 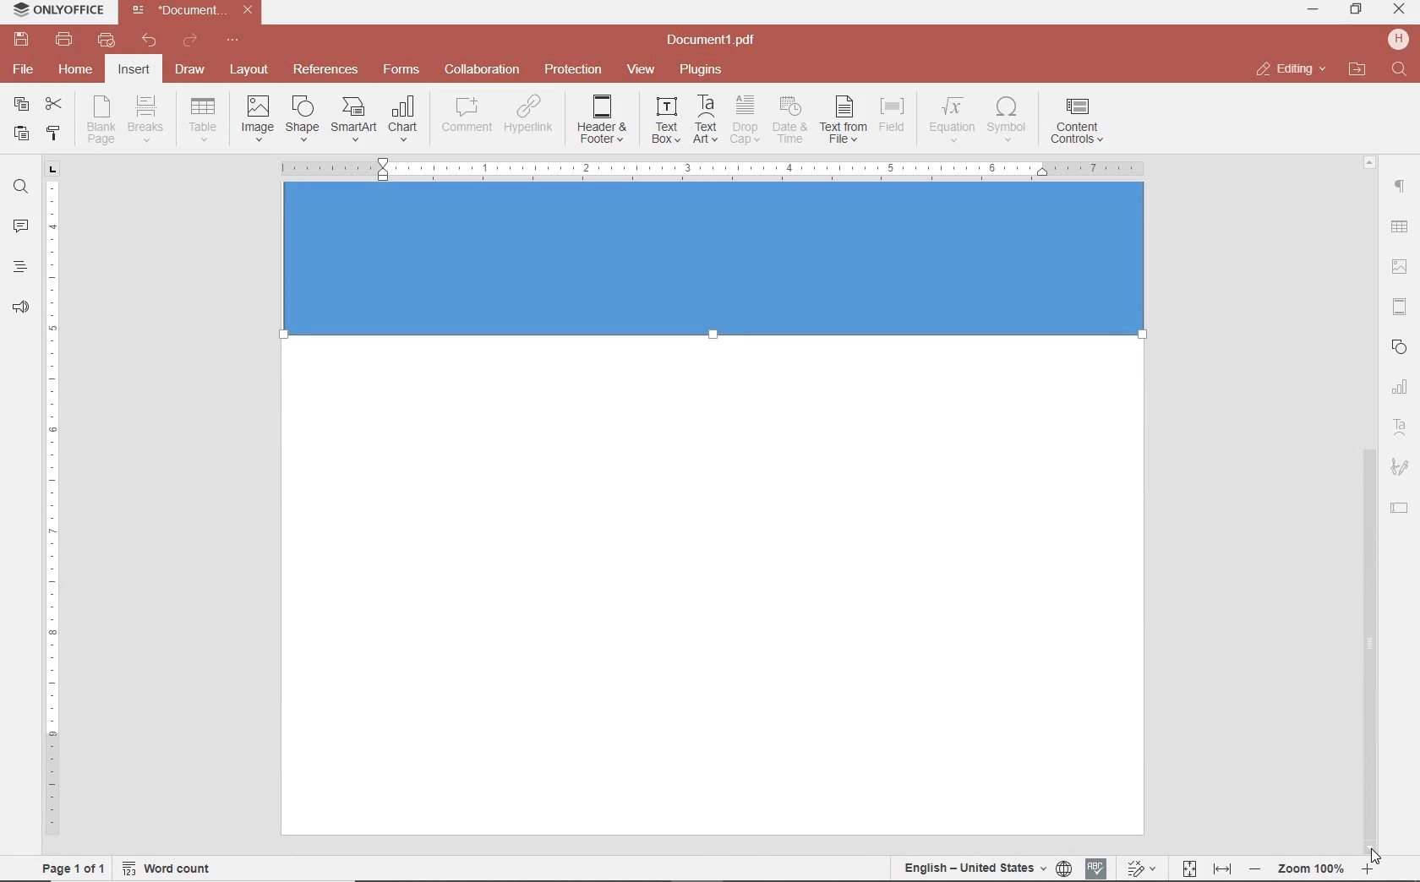 What do you see at coordinates (252, 71) in the screenshot?
I see `layout` at bounding box center [252, 71].